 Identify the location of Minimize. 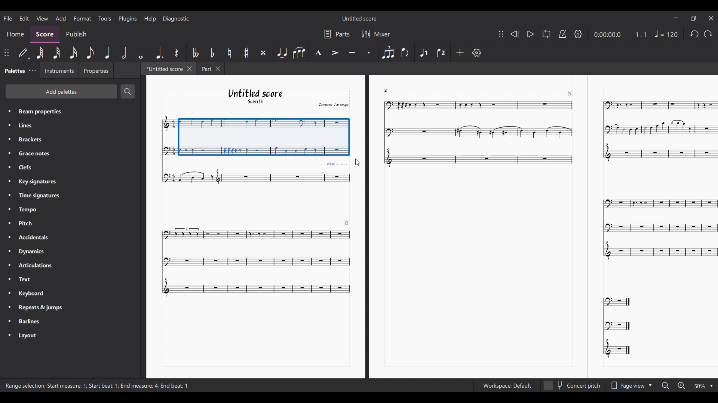
(676, 18).